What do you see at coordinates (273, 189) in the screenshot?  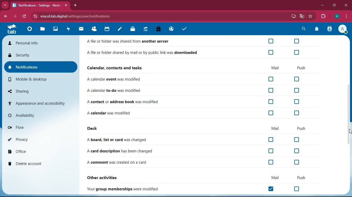 I see `on` at bounding box center [273, 189].